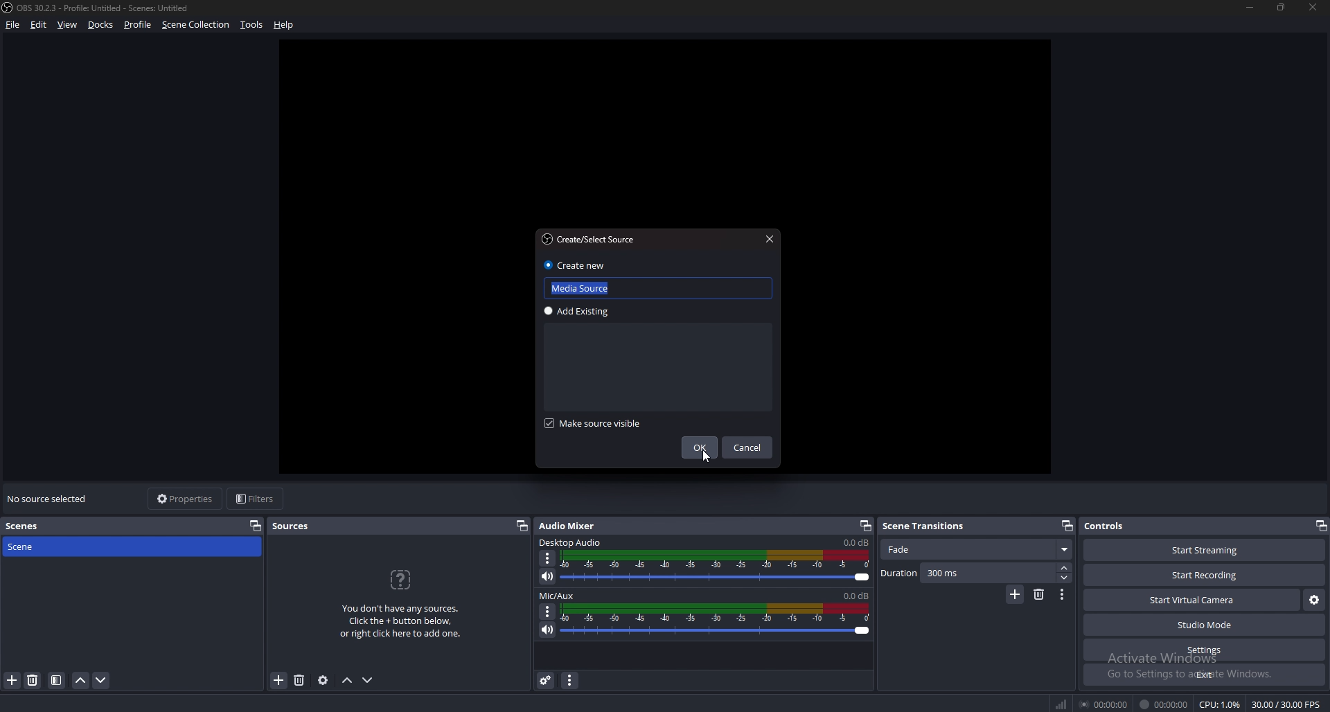 This screenshot has width=1330, height=712. What do you see at coordinates (1205, 625) in the screenshot?
I see `Studio mode` at bounding box center [1205, 625].